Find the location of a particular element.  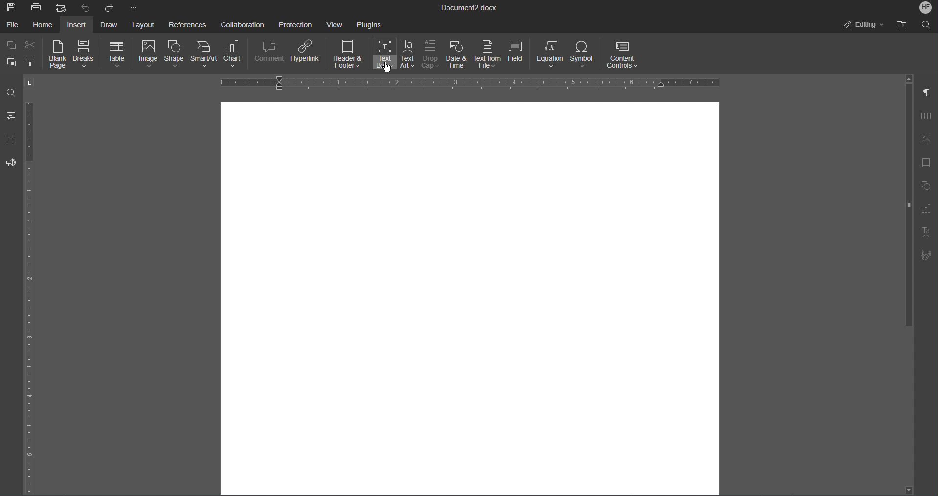

Editing is located at coordinates (865, 26).